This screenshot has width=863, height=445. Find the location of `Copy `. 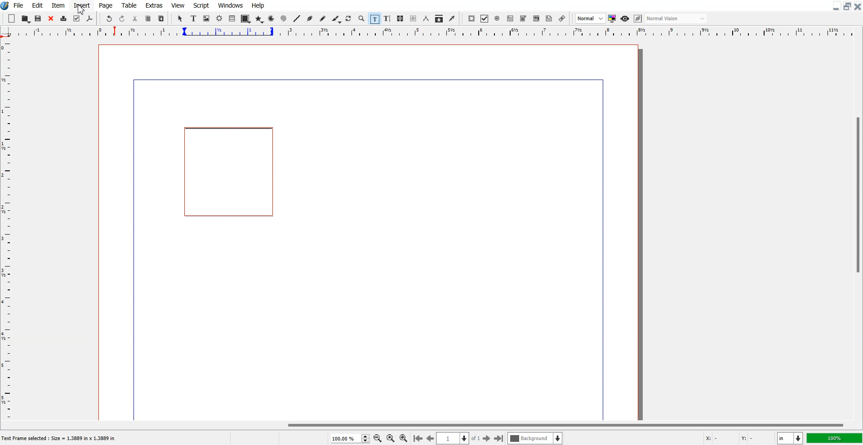

Copy  is located at coordinates (148, 19).